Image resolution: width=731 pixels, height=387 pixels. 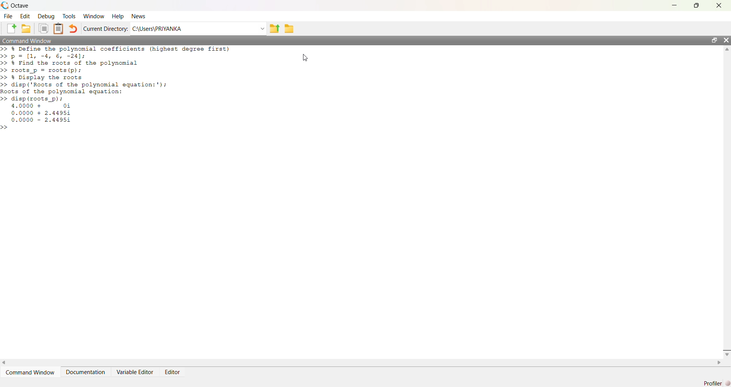 I want to click on Maximize, so click(x=696, y=6).